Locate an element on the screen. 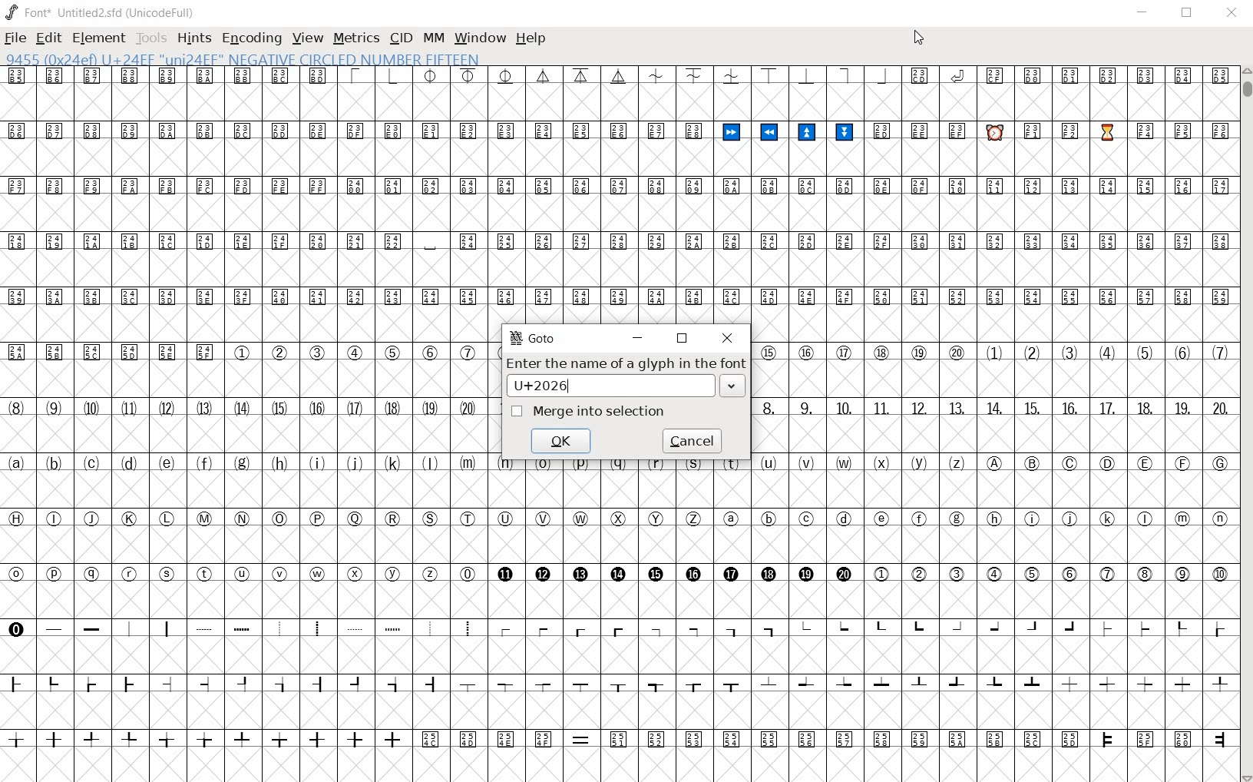  restore is located at coordinates (682, 339).